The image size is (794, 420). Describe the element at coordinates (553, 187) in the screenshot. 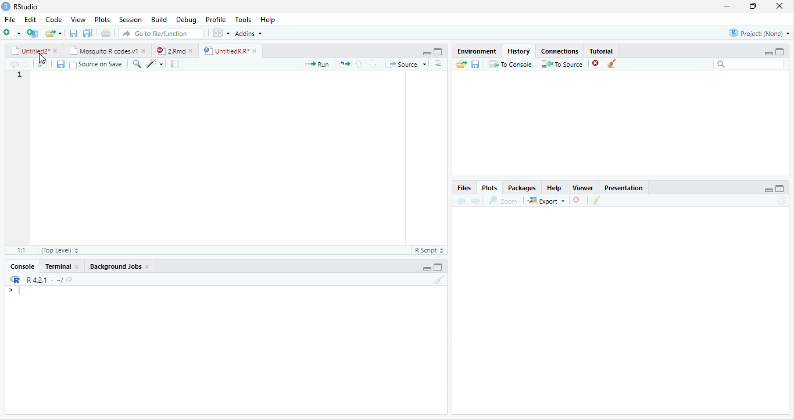

I see `help` at that location.